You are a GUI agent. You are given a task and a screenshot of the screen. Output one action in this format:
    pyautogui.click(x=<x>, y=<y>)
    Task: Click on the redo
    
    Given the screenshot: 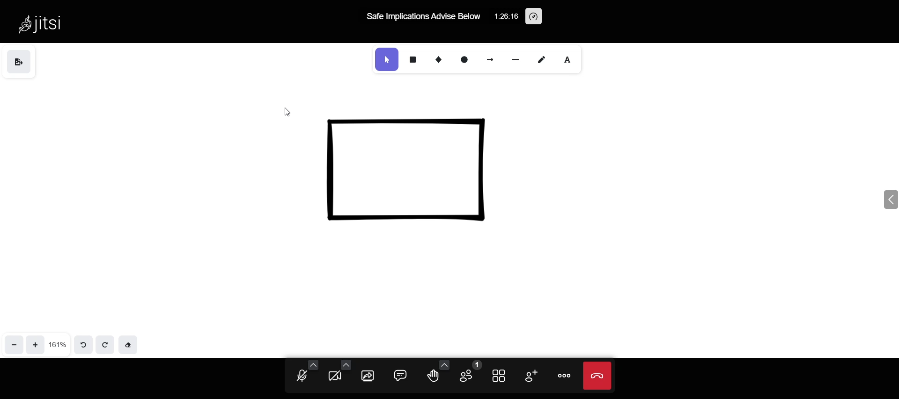 What is the action you would take?
    pyautogui.click(x=106, y=344)
    